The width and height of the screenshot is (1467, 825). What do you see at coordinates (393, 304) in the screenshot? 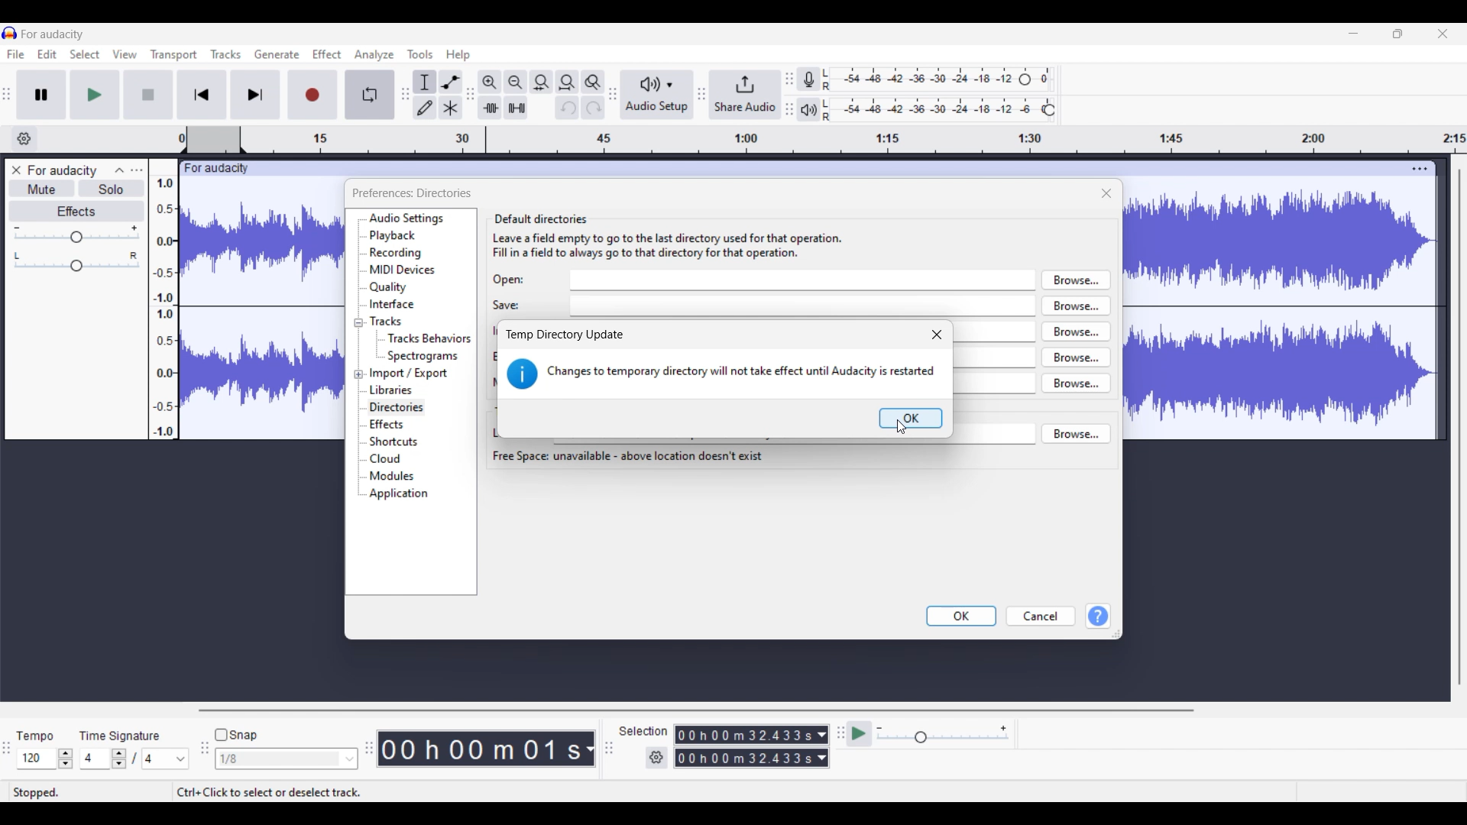
I see `Interface` at bounding box center [393, 304].